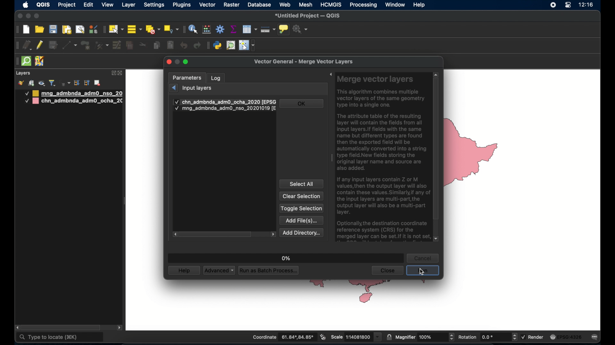  What do you see at coordinates (219, 271) in the screenshot?
I see `advanced` at bounding box center [219, 271].